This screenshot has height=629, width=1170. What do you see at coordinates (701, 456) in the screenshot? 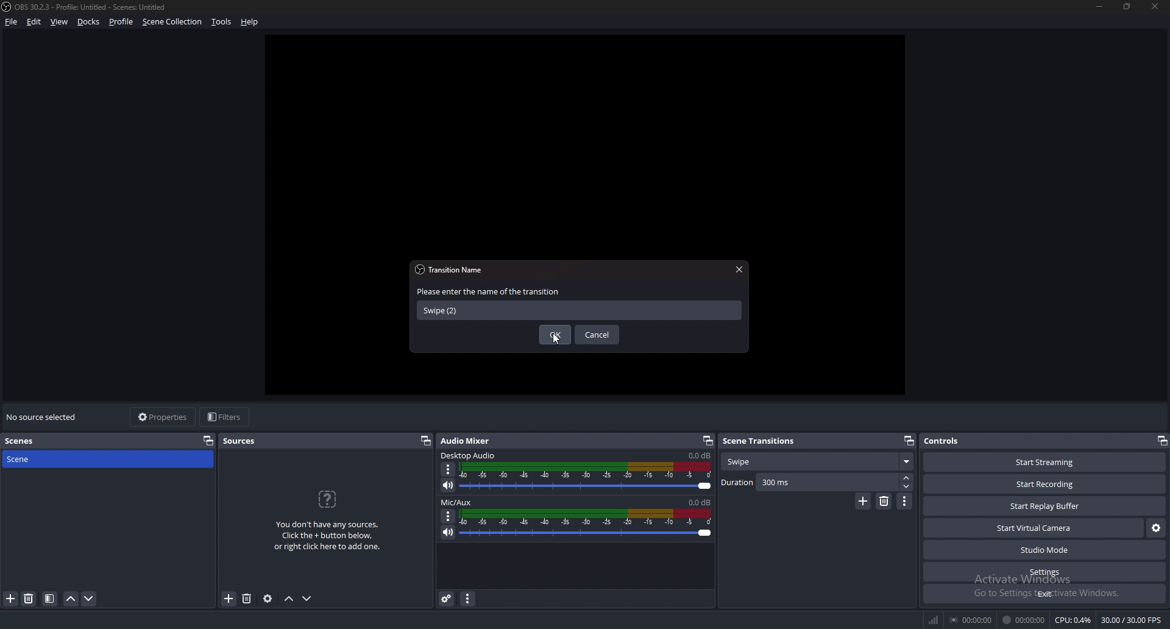
I see `0.0db` at bounding box center [701, 456].